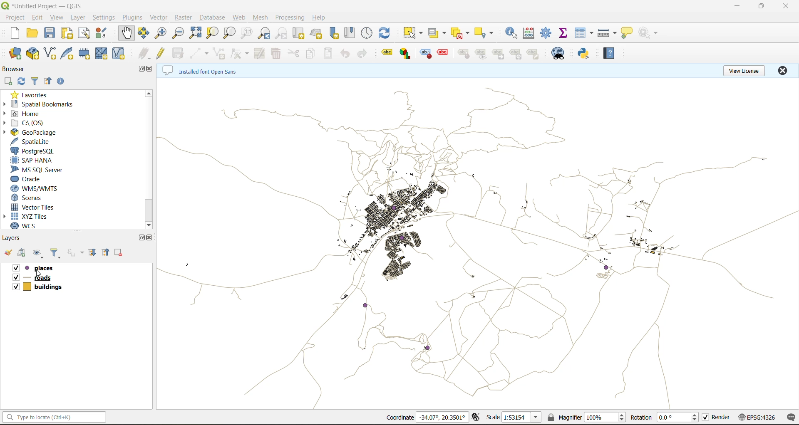 The image size is (799, 425). Describe the element at coordinates (314, 53) in the screenshot. I see `copy` at that location.